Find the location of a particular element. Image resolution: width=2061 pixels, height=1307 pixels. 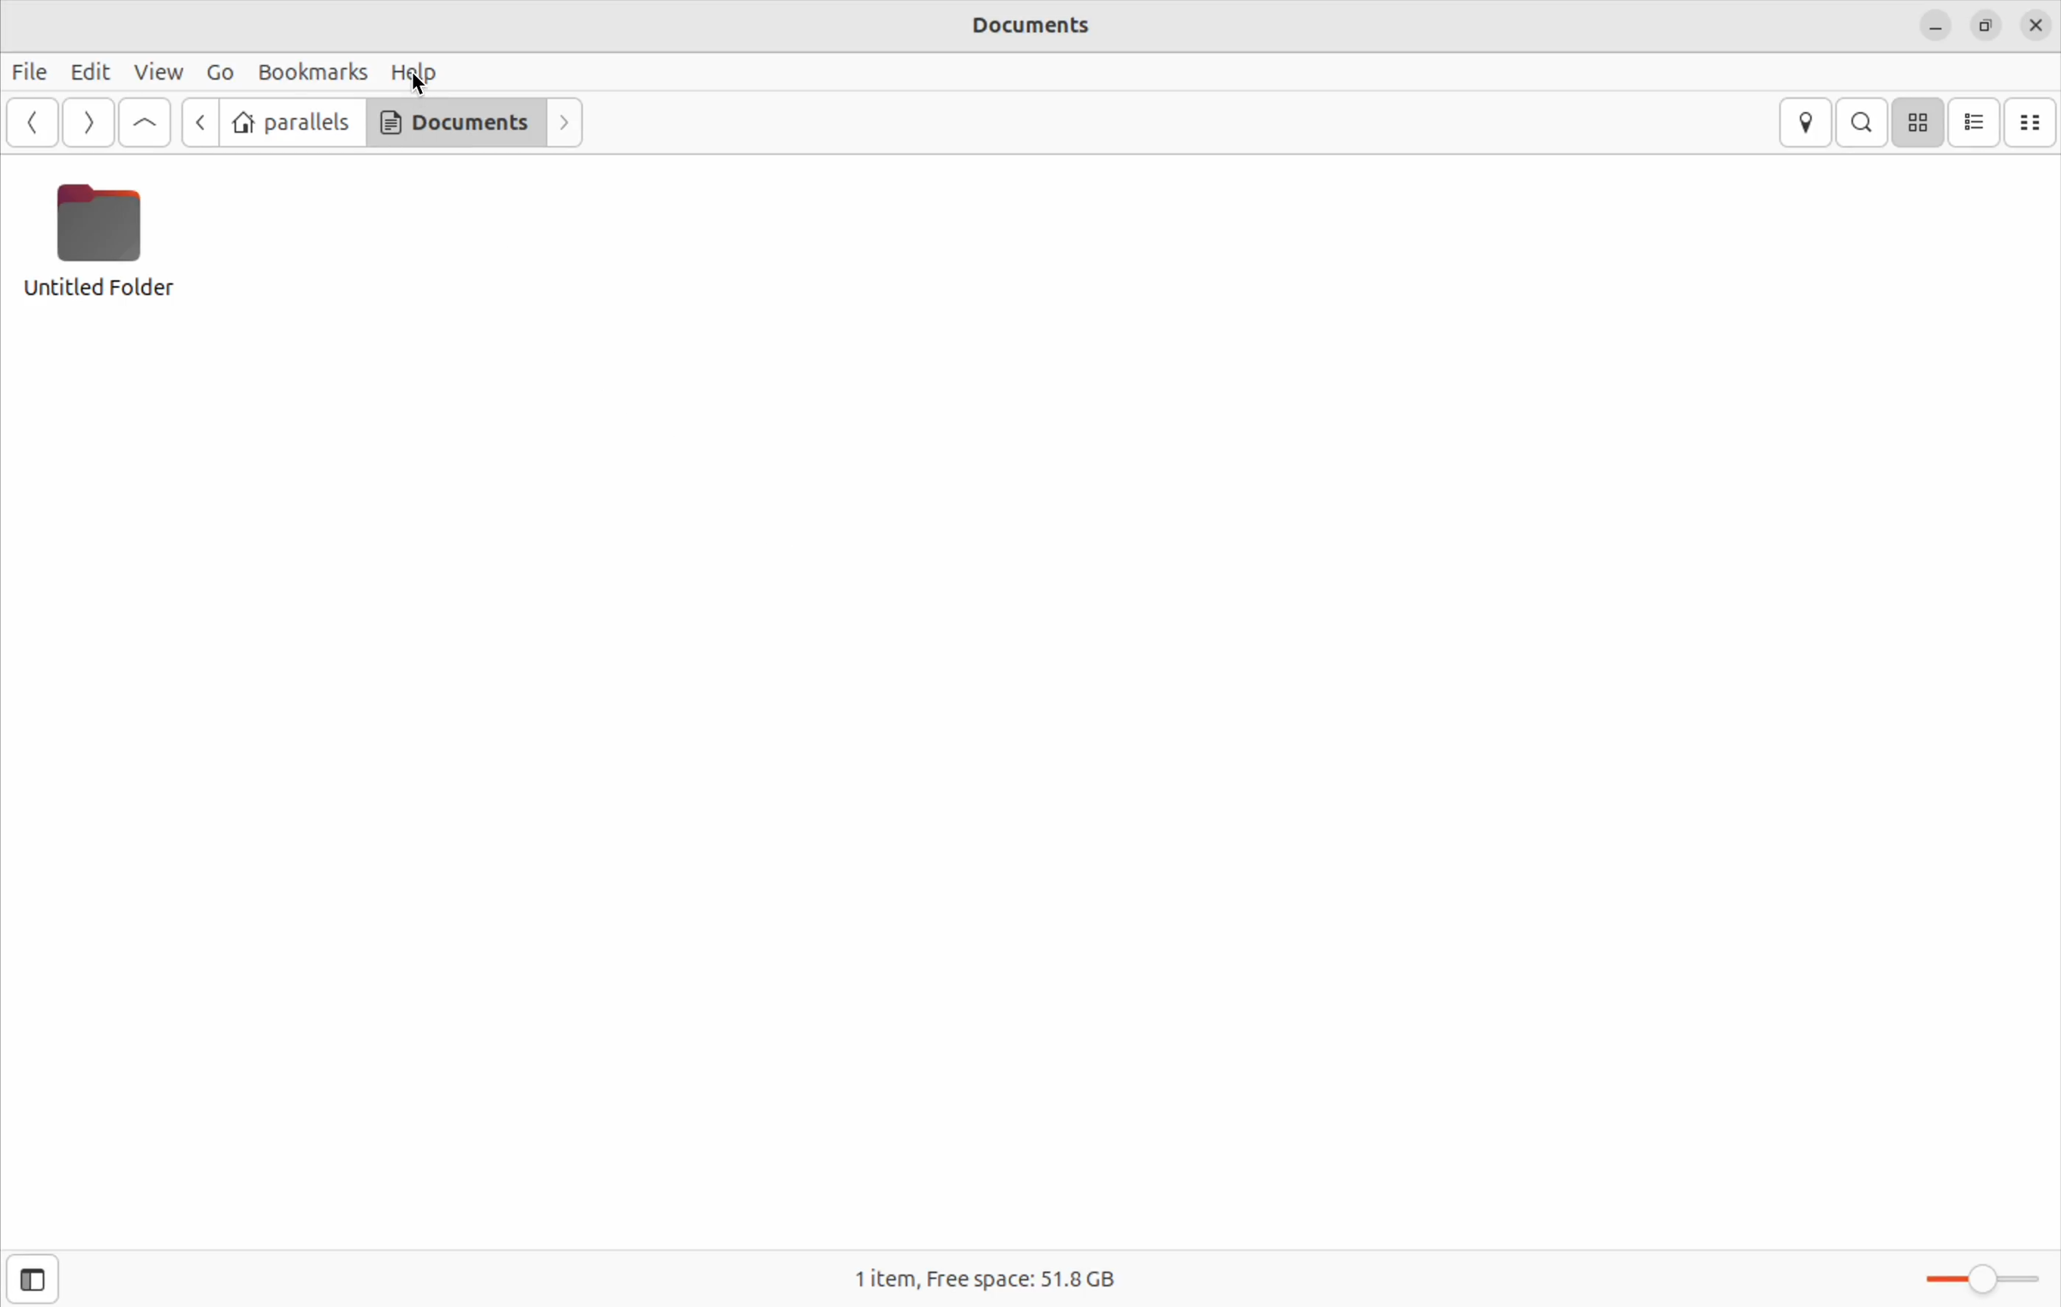

open sidebar is located at coordinates (31, 1279).